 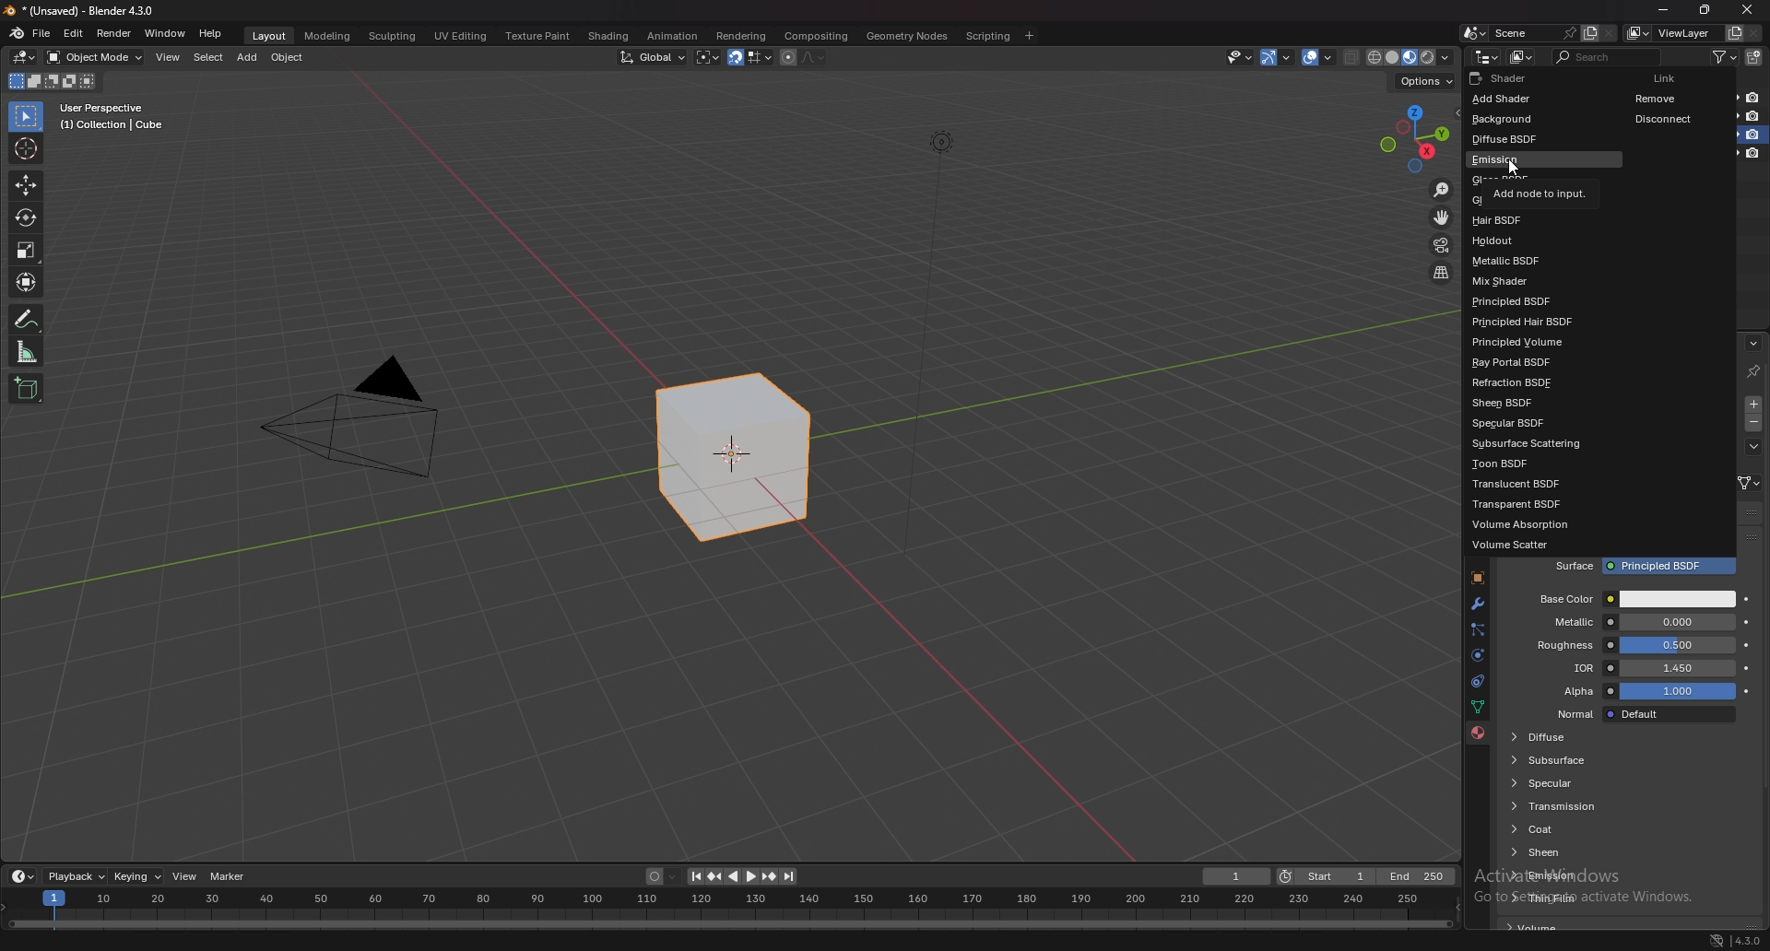 I want to click on remove material, so click(x=1755, y=425).